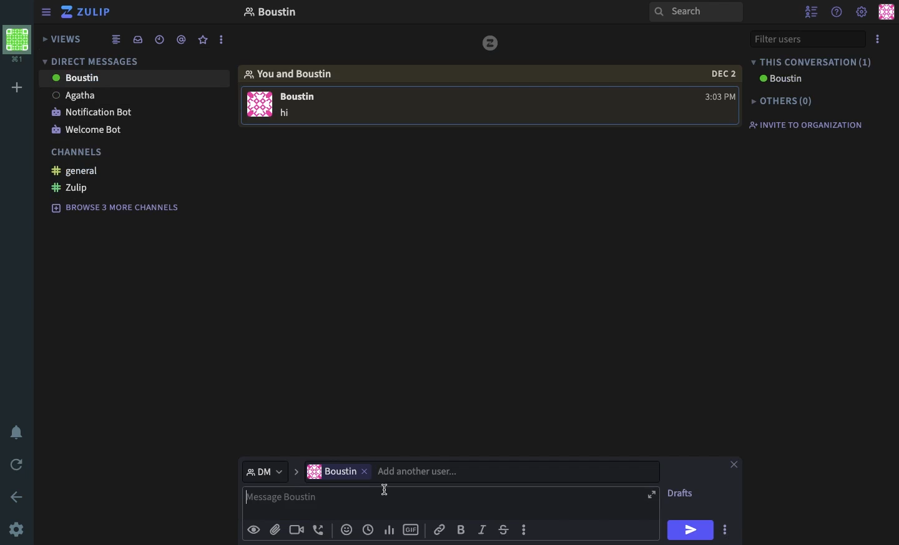 Image resolution: width=899 pixels, height=545 pixels. Describe the element at coordinates (692, 531) in the screenshot. I see `hi` at that location.